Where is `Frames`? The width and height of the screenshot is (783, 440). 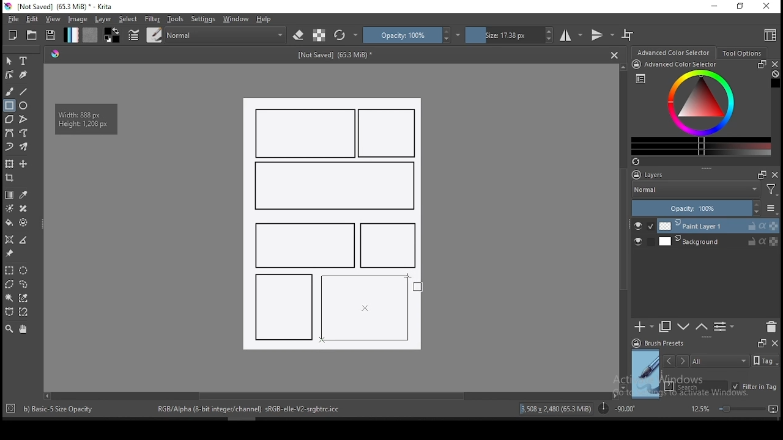 Frames is located at coordinates (759, 174).